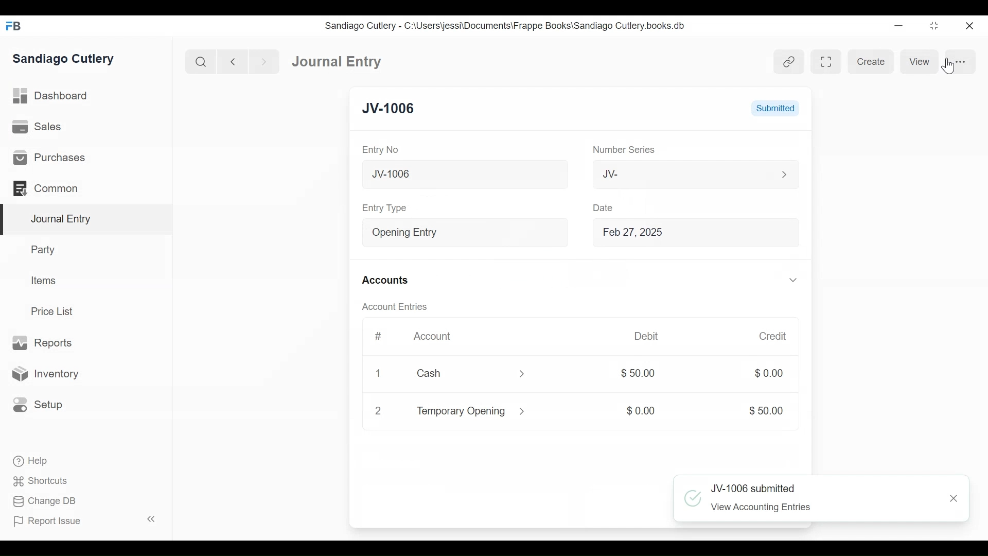  Describe the element at coordinates (45, 188) in the screenshot. I see `Commons` at that location.